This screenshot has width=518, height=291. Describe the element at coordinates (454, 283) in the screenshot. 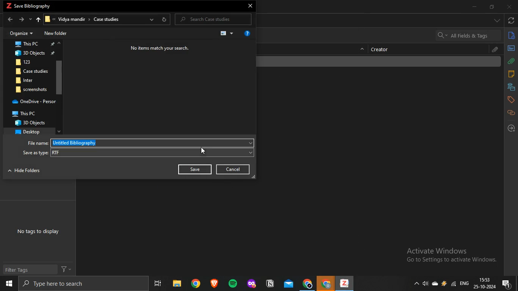

I see `wifi` at that location.